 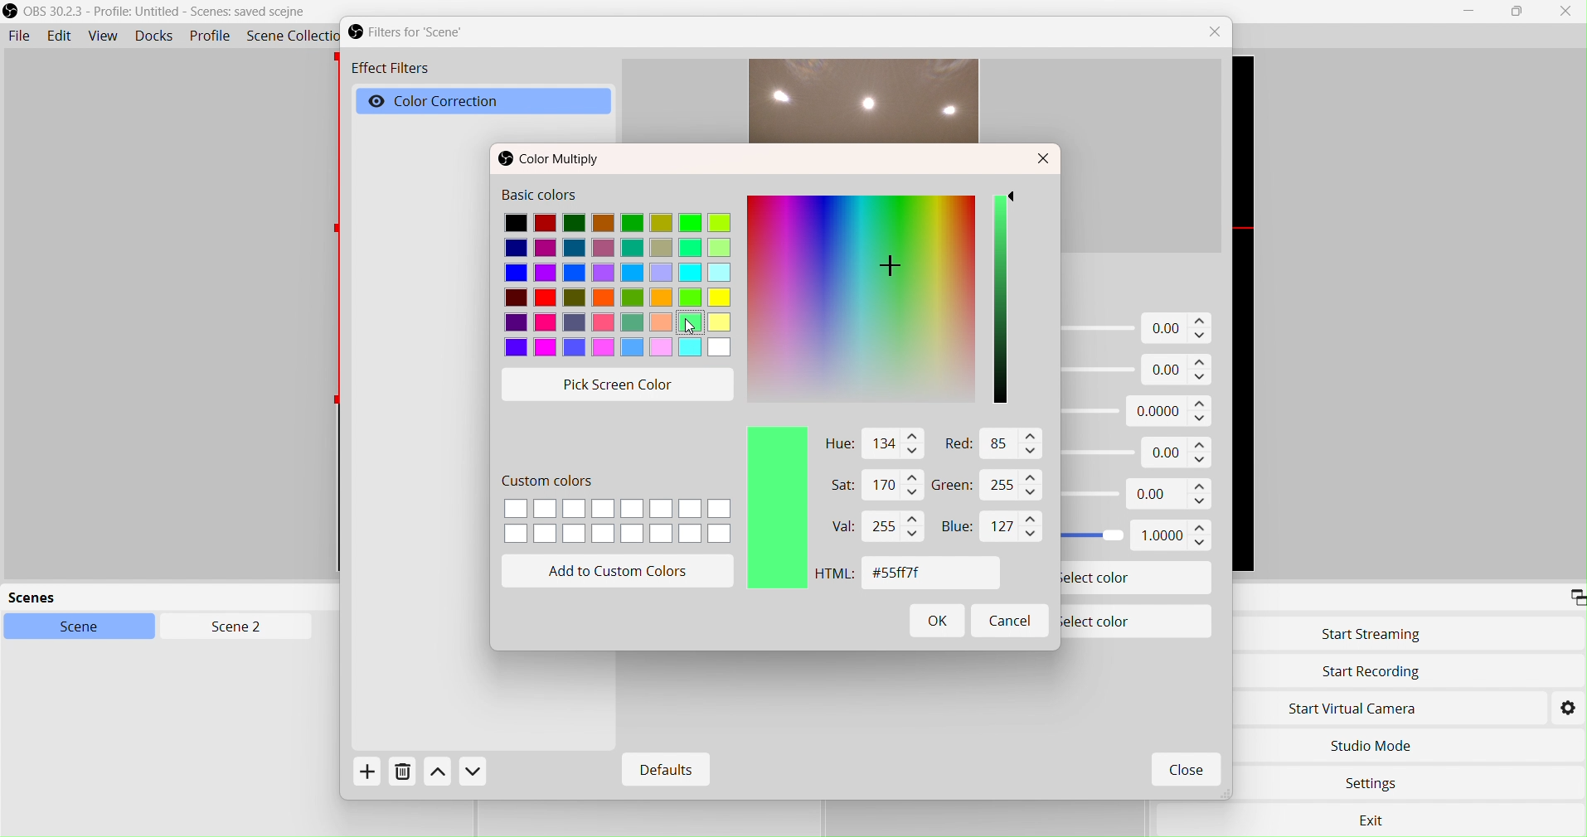 What do you see at coordinates (618, 513) in the screenshot?
I see `Custom Colors` at bounding box center [618, 513].